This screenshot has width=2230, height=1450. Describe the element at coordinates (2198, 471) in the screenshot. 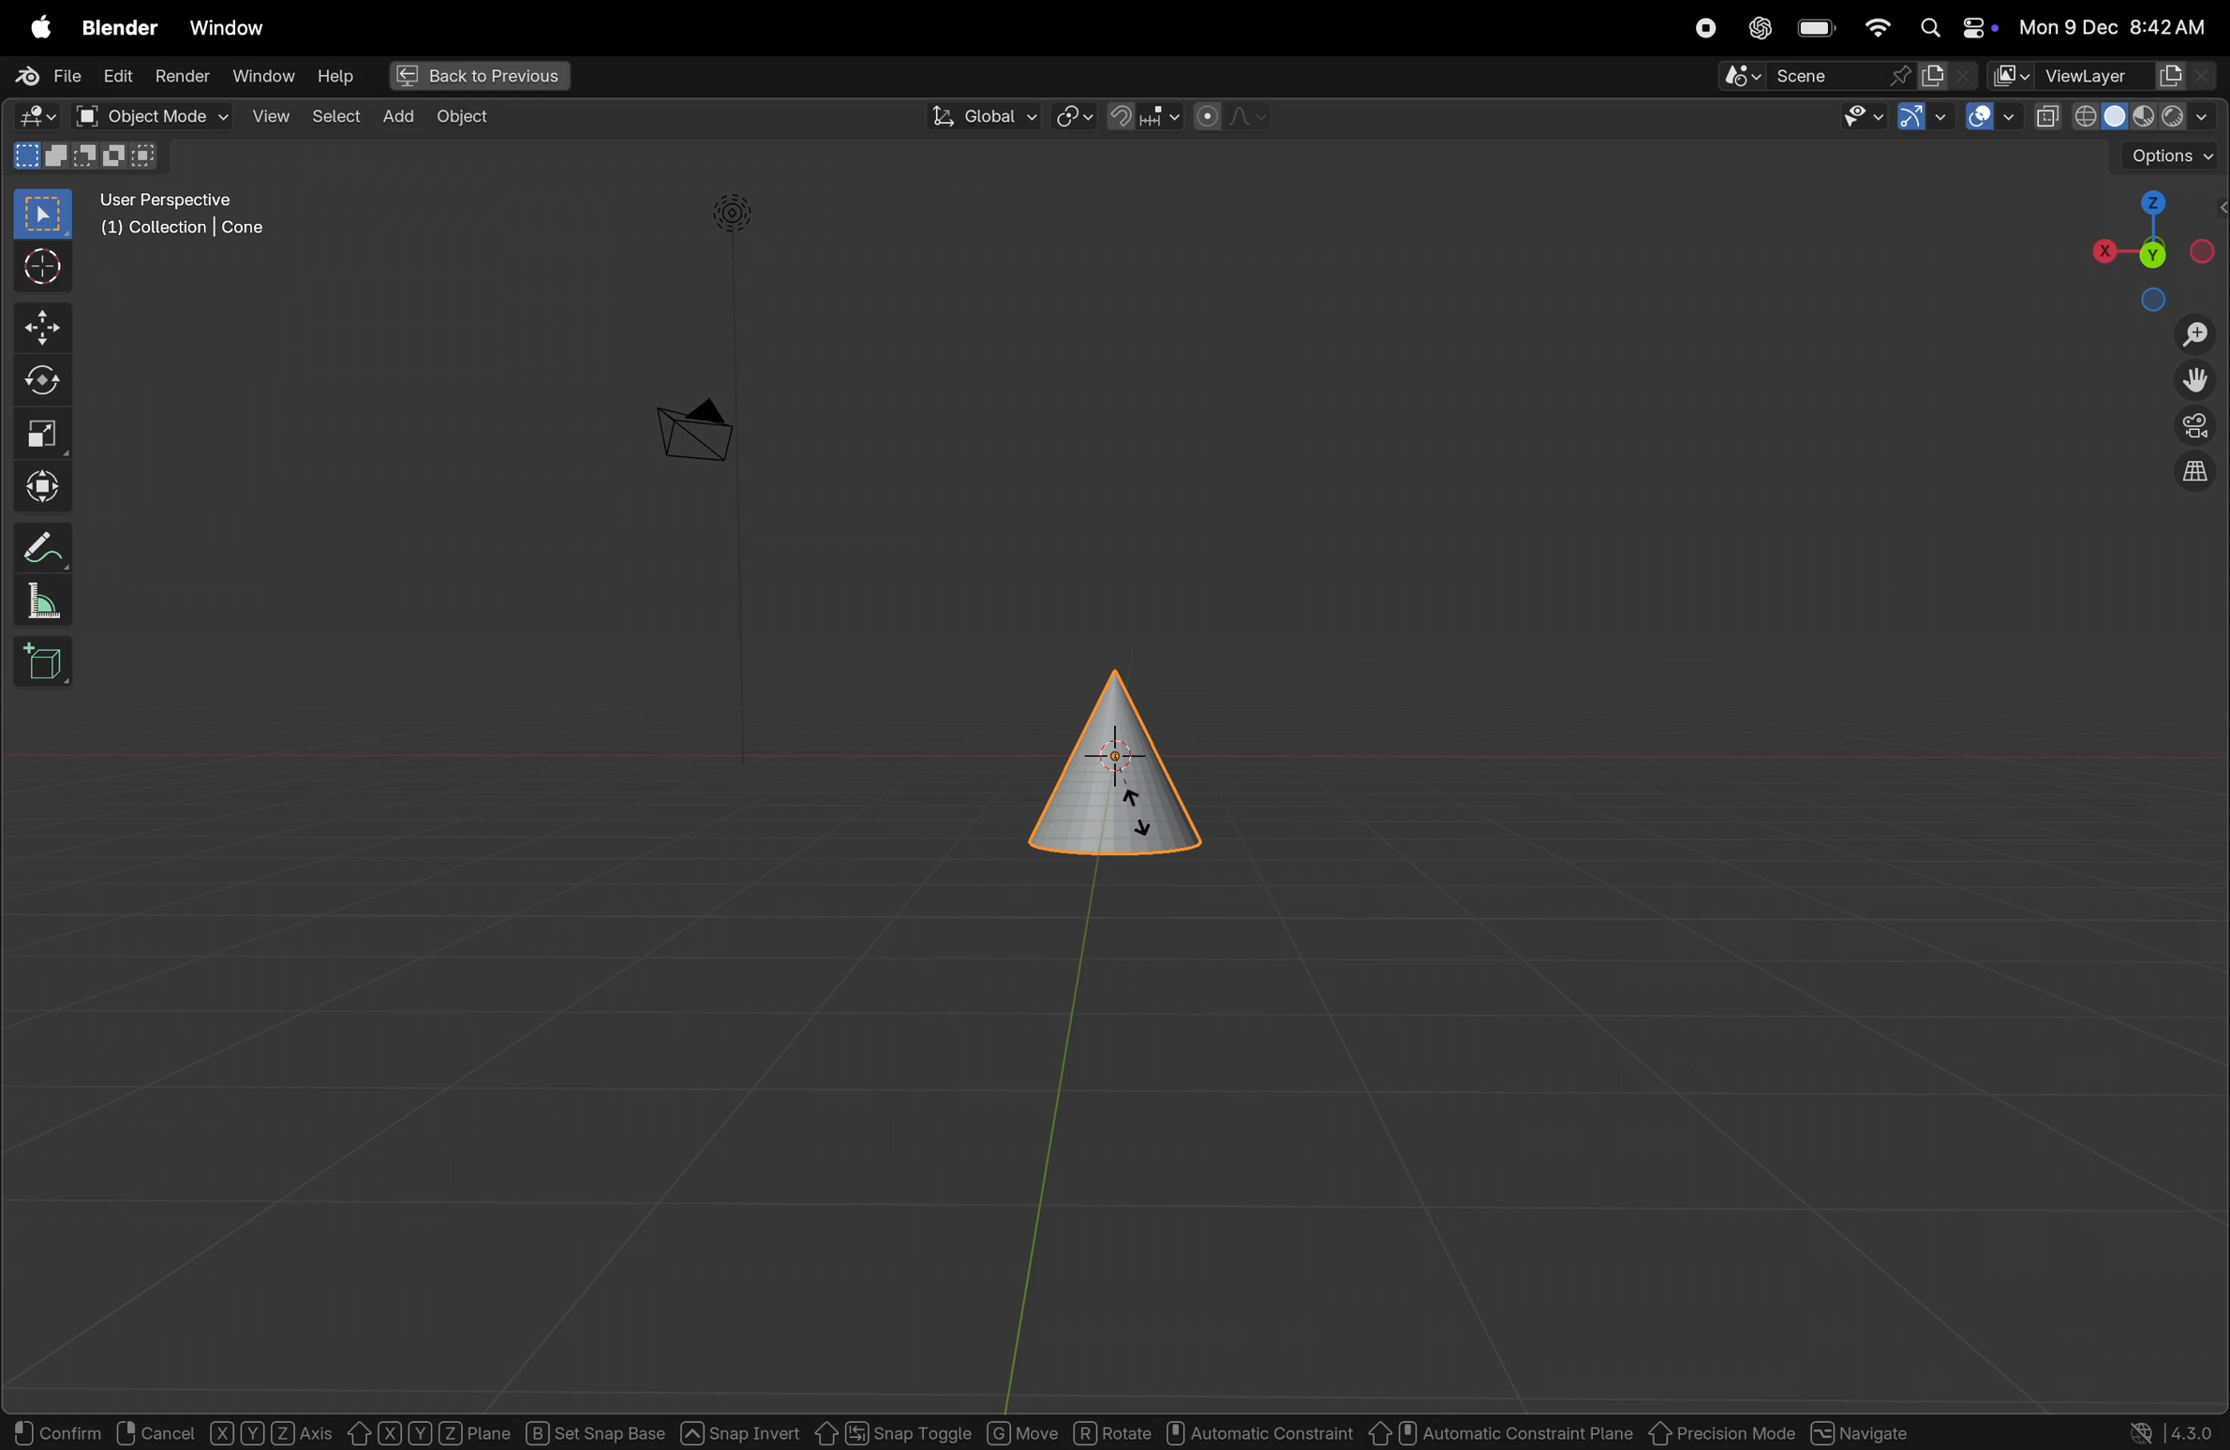

I see `orthographic projection` at that location.